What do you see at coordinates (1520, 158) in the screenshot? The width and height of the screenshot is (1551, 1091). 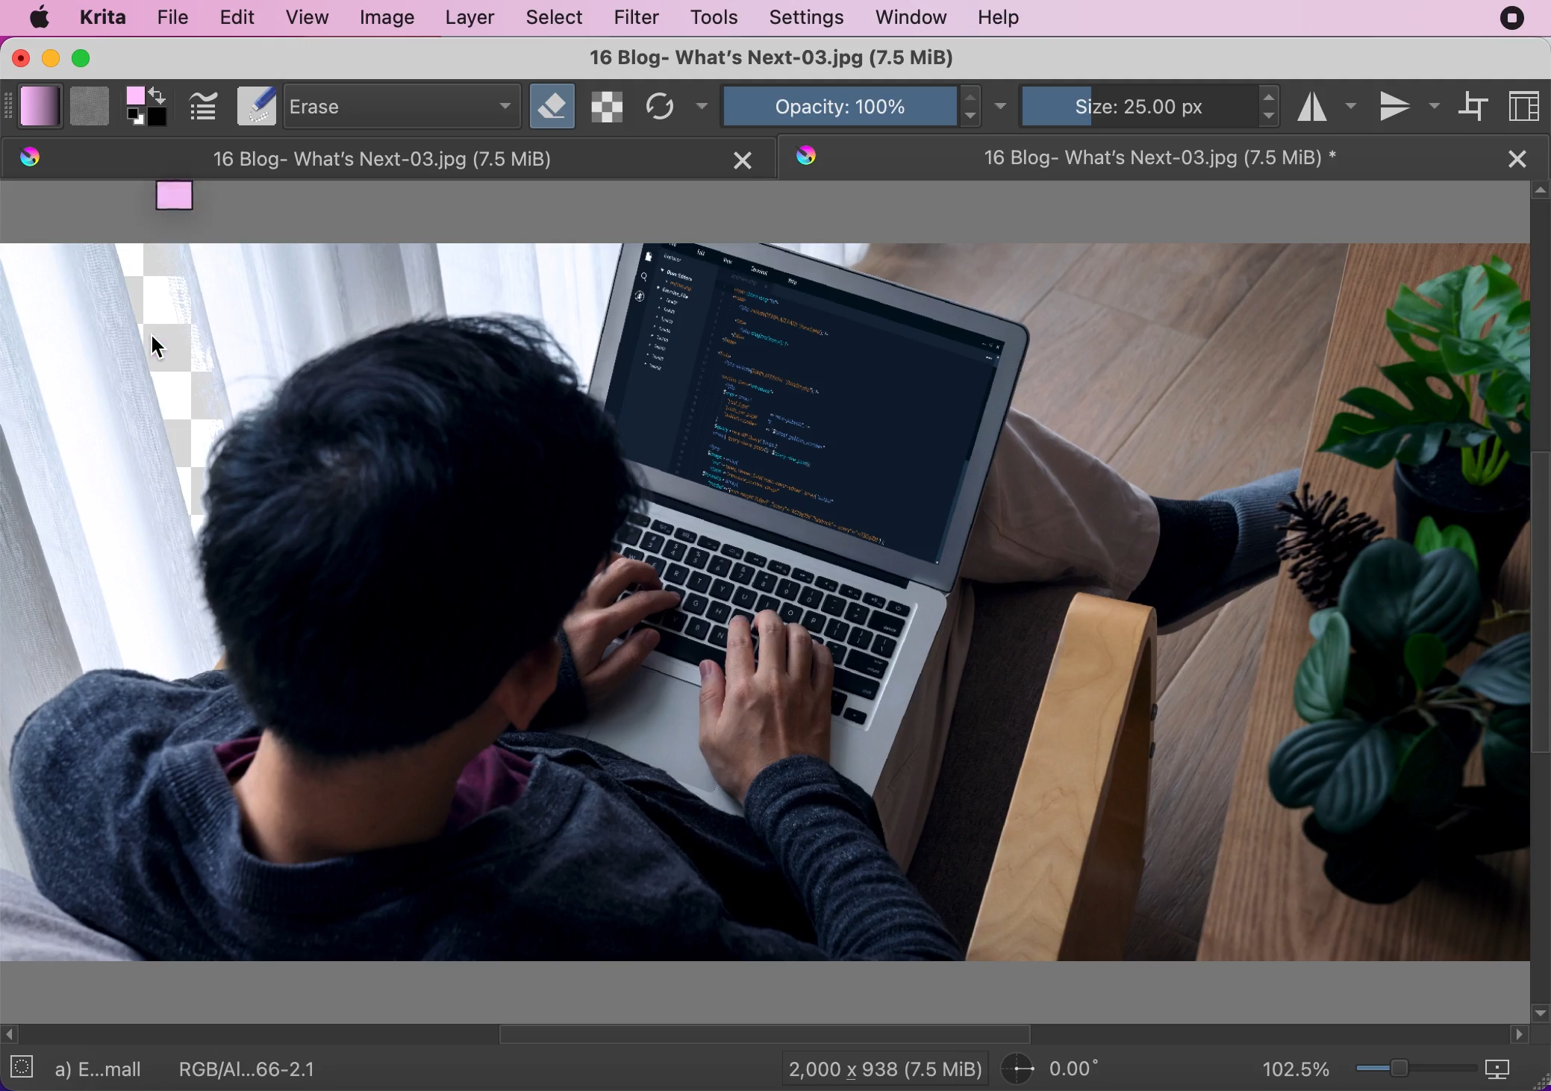 I see `close` at bounding box center [1520, 158].